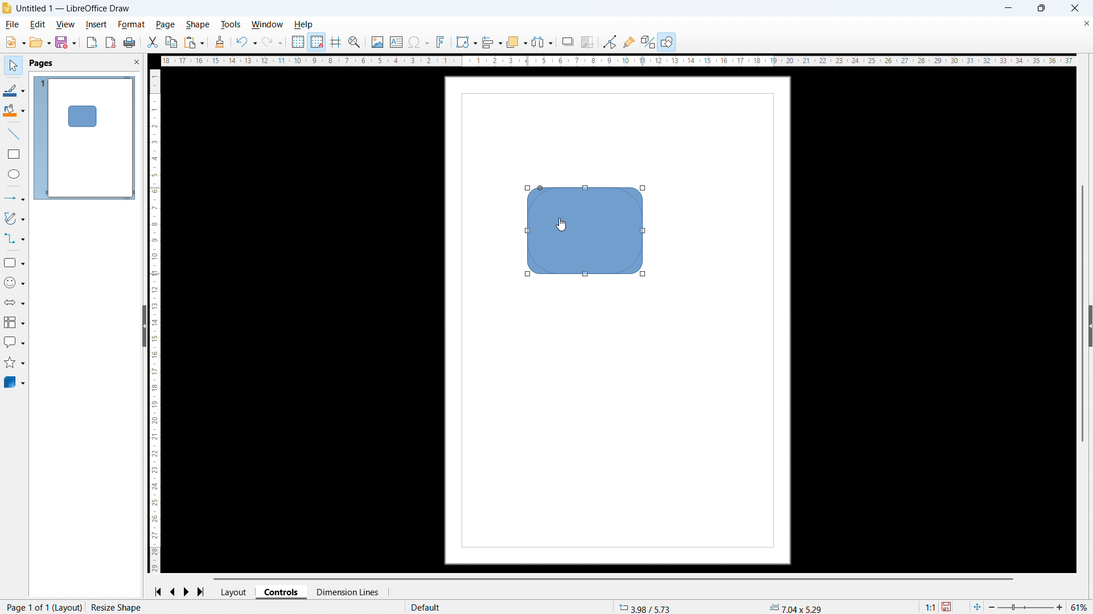 Image resolution: width=1093 pixels, height=614 pixels. Describe the element at coordinates (587, 43) in the screenshot. I see `crop image` at that location.